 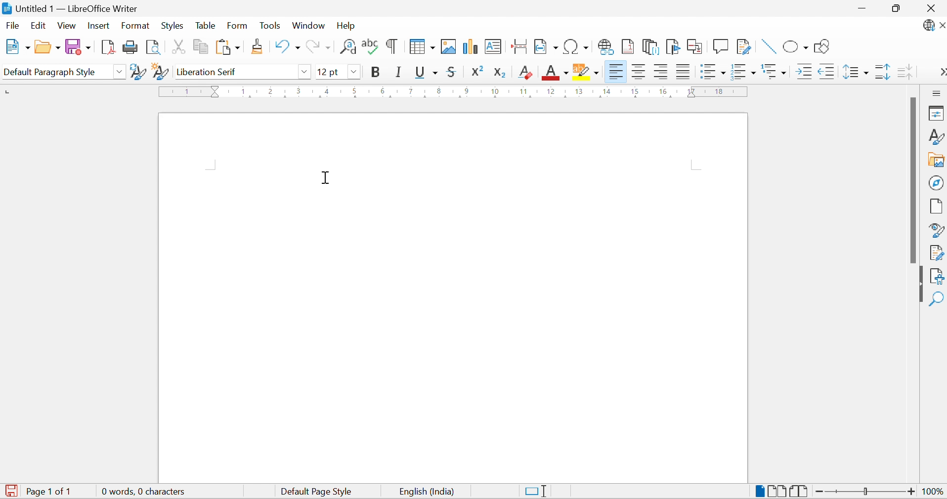 What do you see at coordinates (802, 71) in the screenshot?
I see `Increase Indent` at bounding box center [802, 71].